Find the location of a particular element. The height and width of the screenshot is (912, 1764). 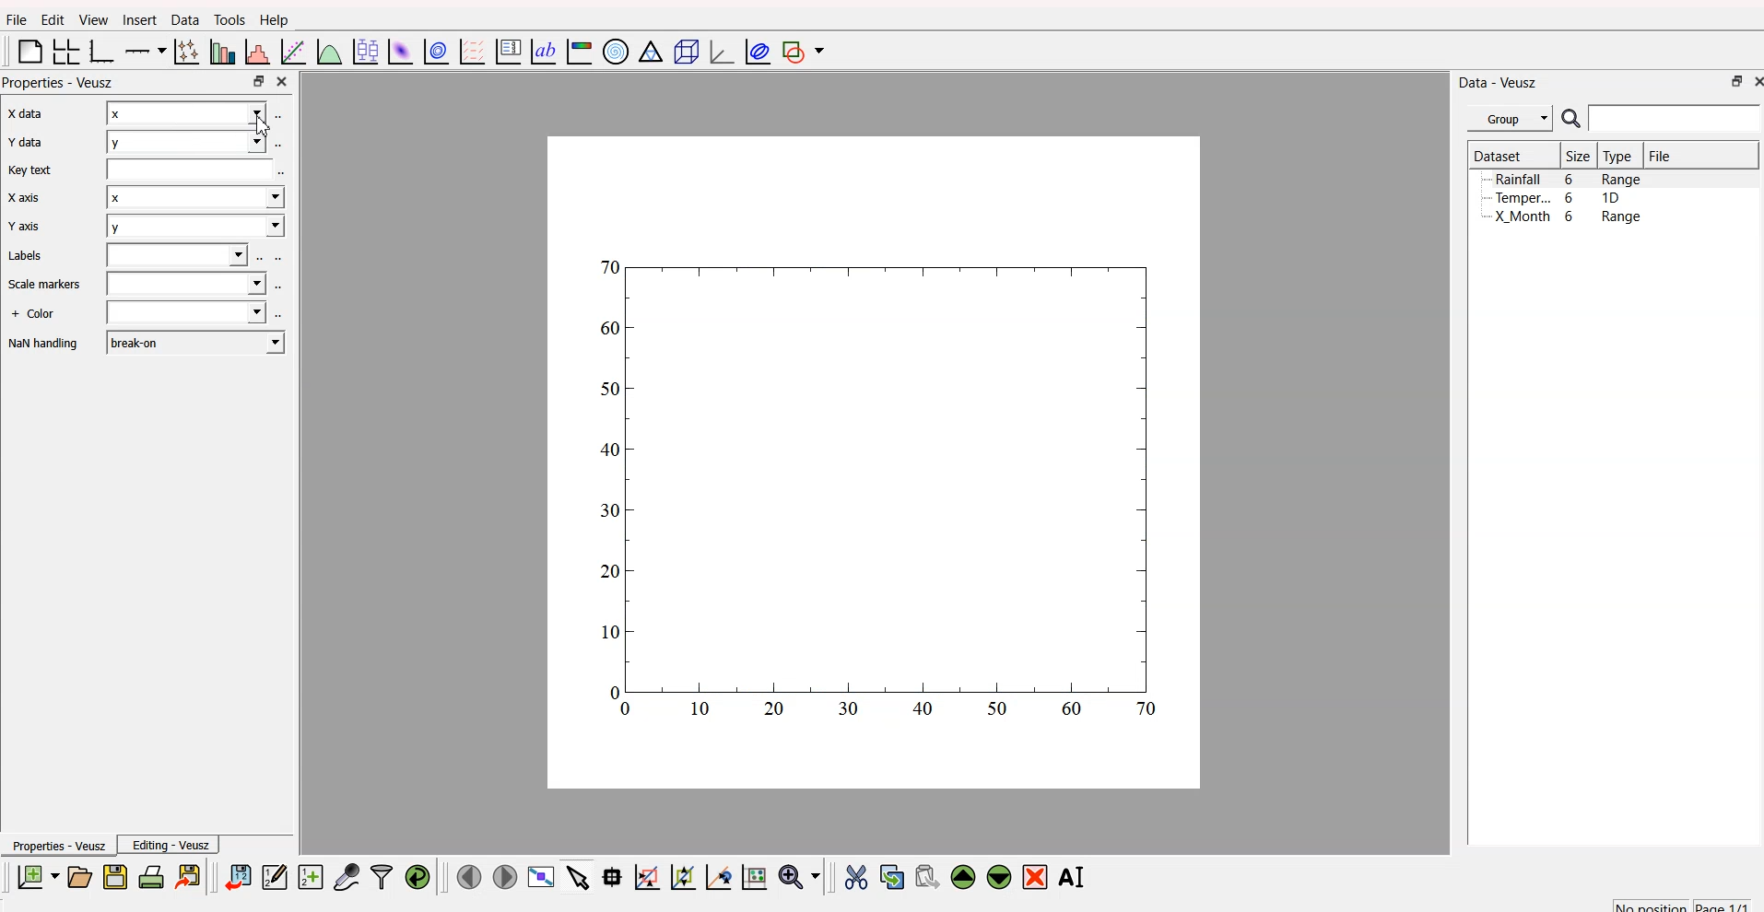

draw rectangle to zoom is located at coordinates (647, 876).